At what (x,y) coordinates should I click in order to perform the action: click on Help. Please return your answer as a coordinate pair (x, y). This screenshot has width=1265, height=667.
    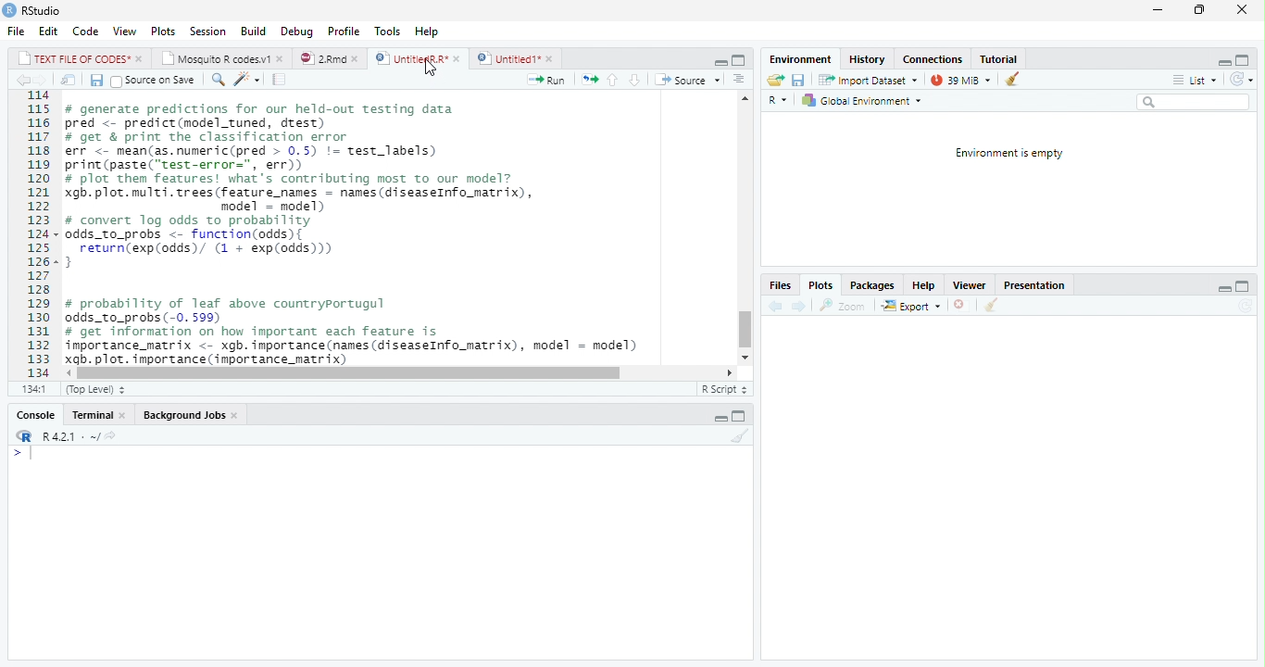
    Looking at the image, I should click on (429, 33).